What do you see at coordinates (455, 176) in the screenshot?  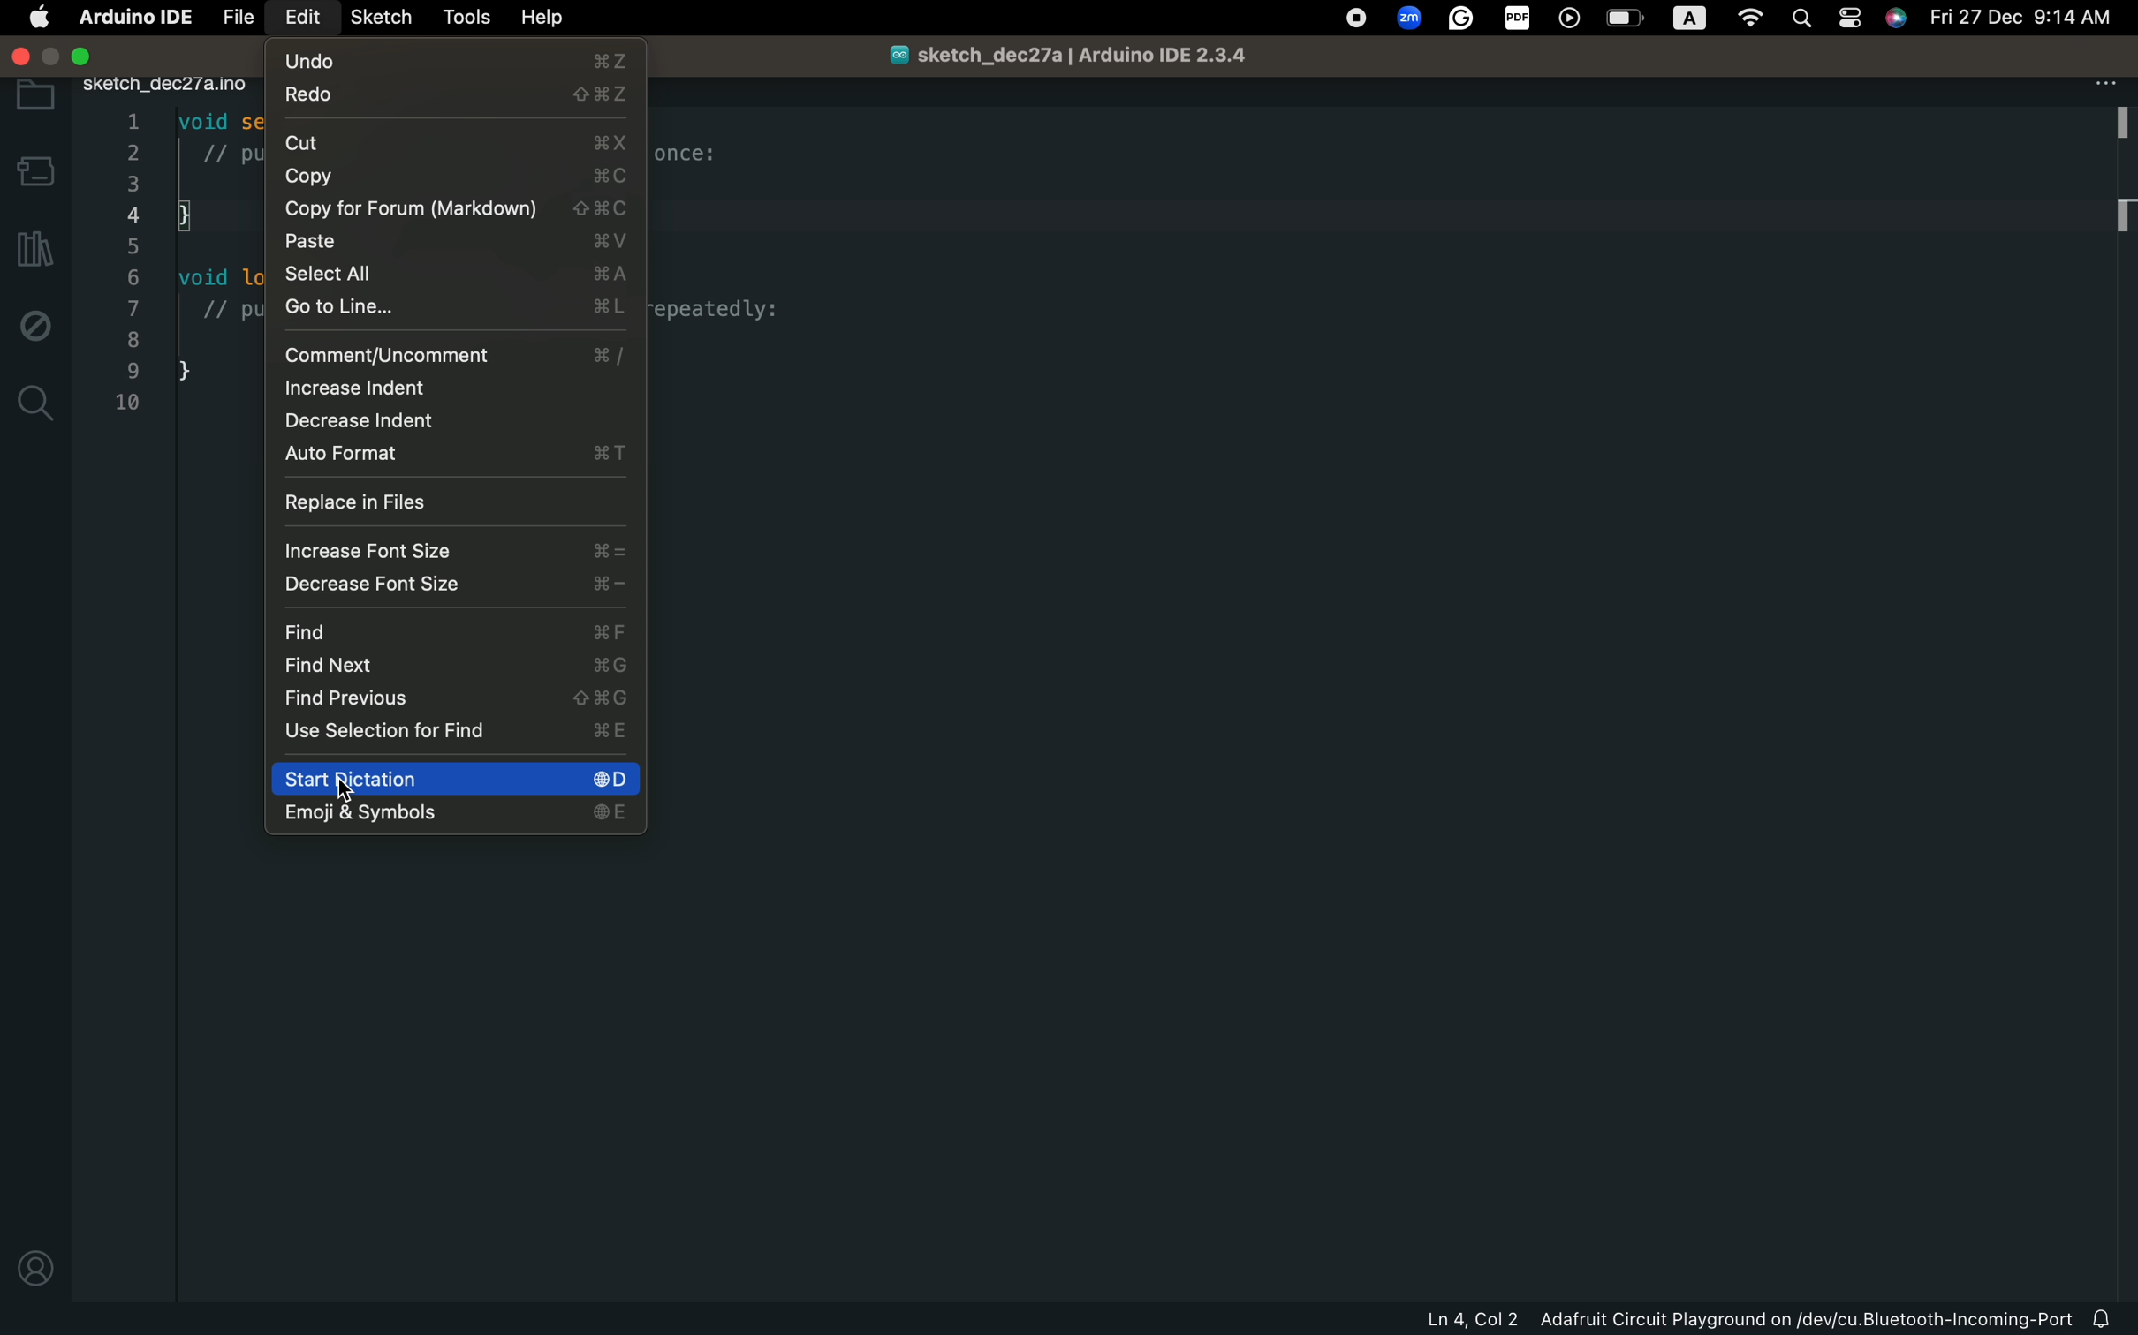 I see `copy` at bounding box center [455, 176].